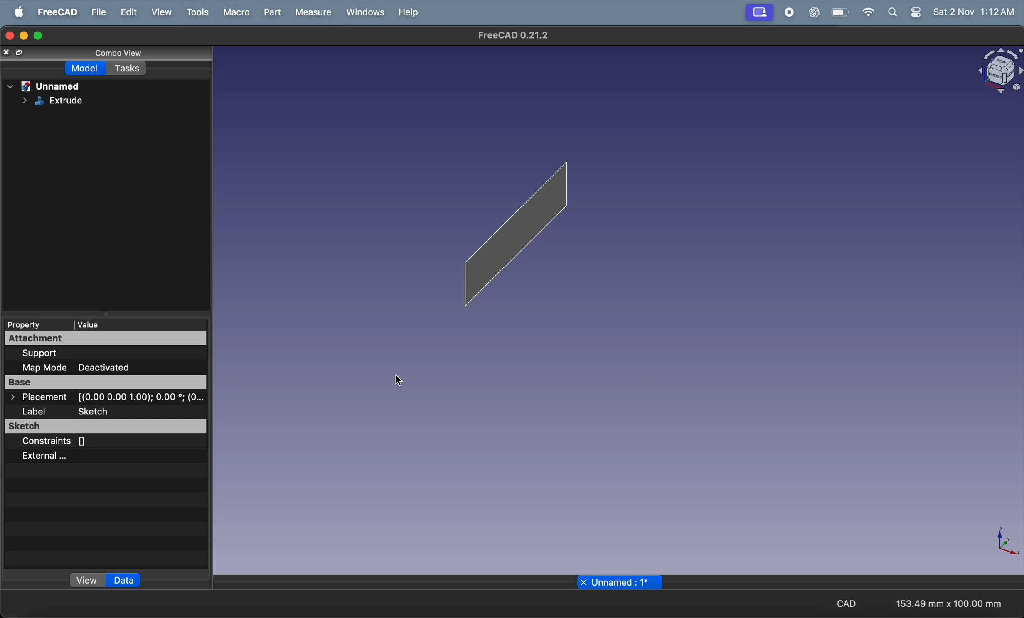  Describe the element at coordinates (9, 36) in the screenshot. I see `closing window` at that location.